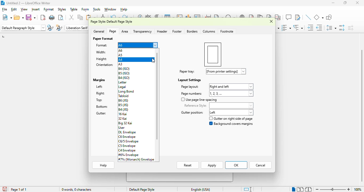 The width and height of the screenshot is (364, 192). I want to click on layout settings, so click(189, 80).